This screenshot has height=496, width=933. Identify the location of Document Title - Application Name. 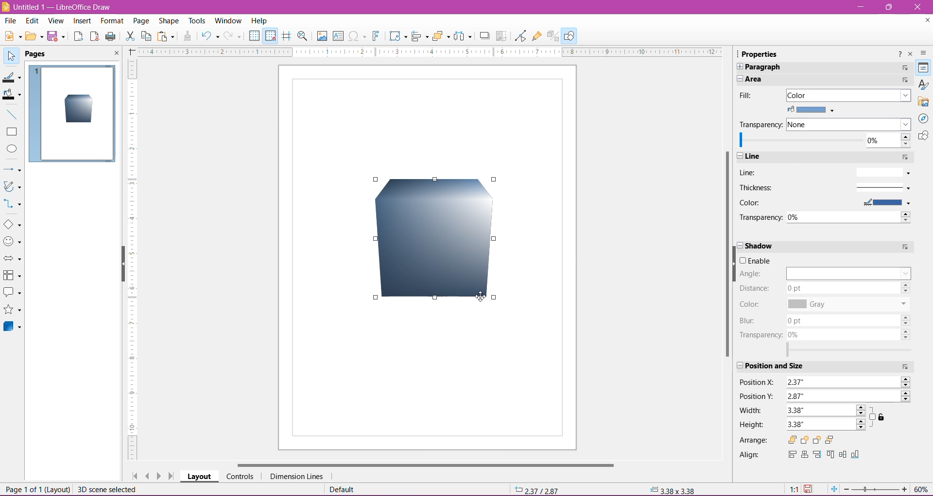
(58, 7).